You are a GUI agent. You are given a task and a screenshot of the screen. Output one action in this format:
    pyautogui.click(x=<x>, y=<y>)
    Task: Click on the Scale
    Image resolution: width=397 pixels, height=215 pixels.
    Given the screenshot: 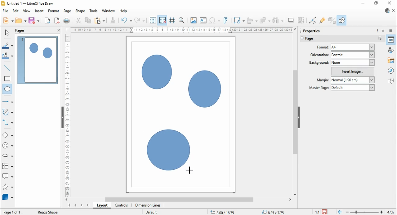 What is the action you would take?
    pyautogui.click(x=67, y=114)
    